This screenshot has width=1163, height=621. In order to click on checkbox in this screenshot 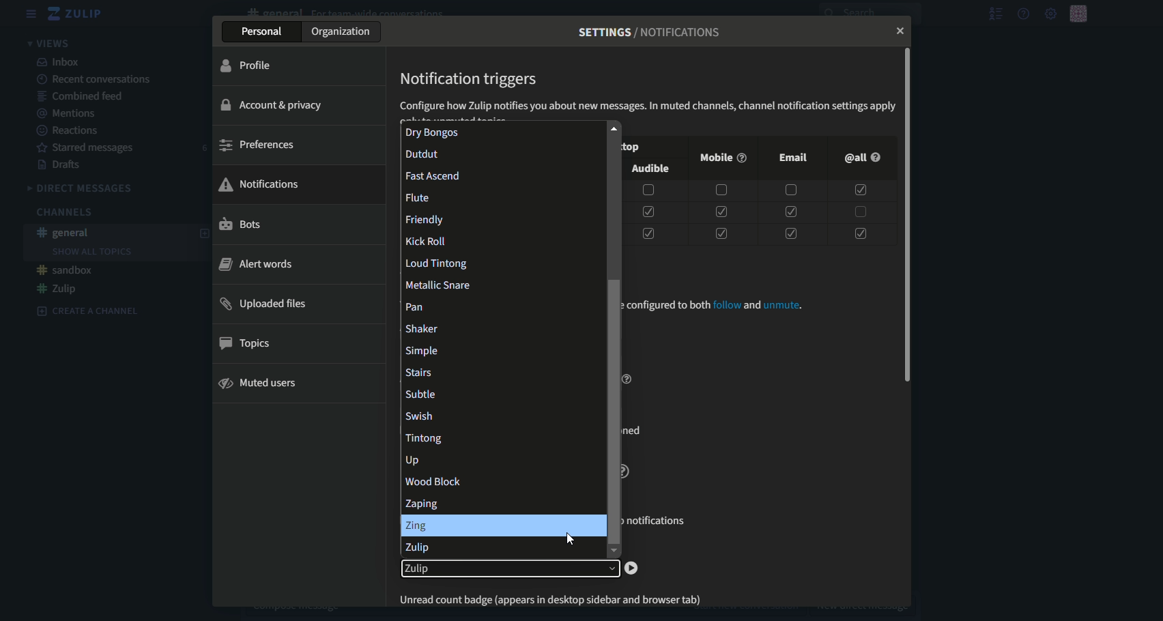, I will do `click(648, 233)`.